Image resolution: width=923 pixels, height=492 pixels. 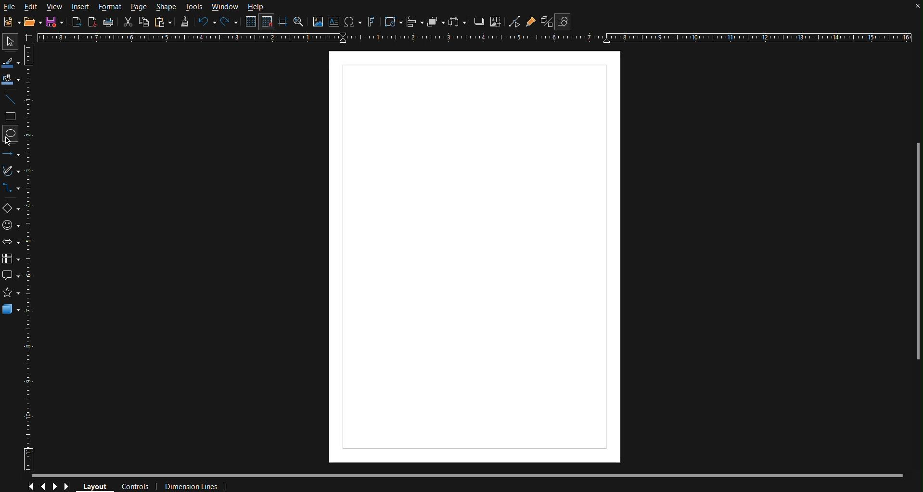 I want to click on Basic Shapes, so click(x=11, y=206).